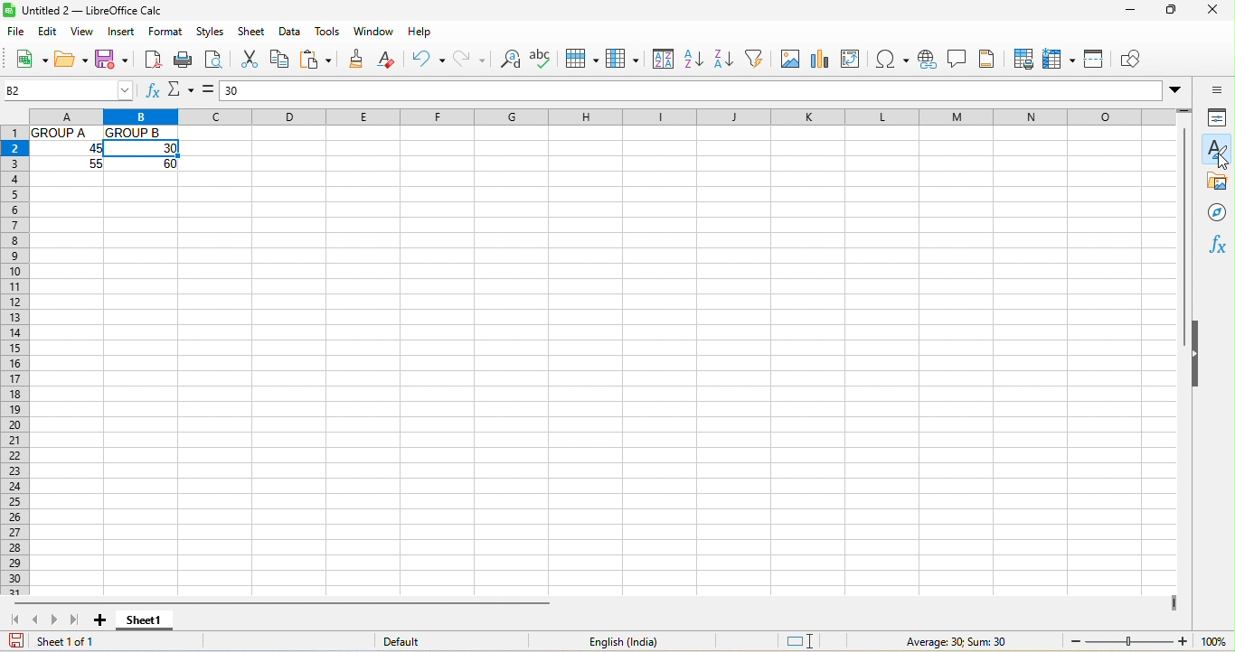 The height and width of the screenshot is (652, 1235). Describe the element at coordinates (1178, 604) in the screenshot. I see `drag to view more columns` at that location.